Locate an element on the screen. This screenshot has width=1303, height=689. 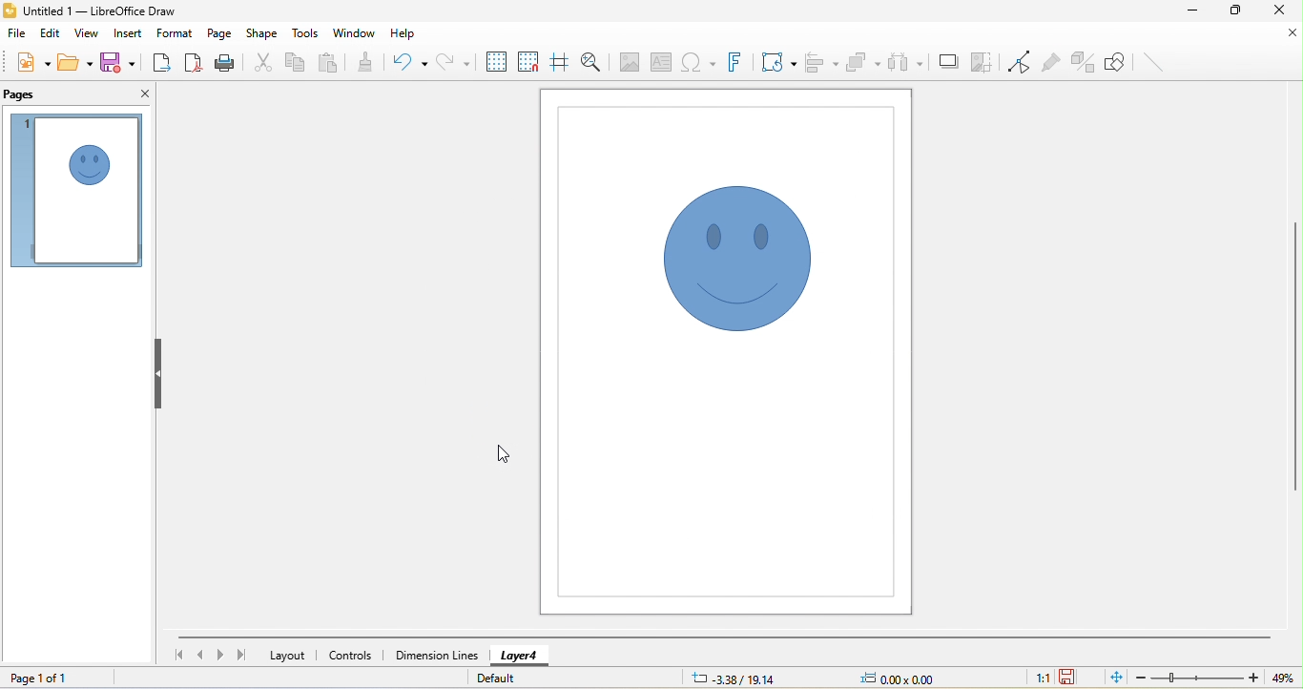
minimize is located at coordinates (1199, 12).